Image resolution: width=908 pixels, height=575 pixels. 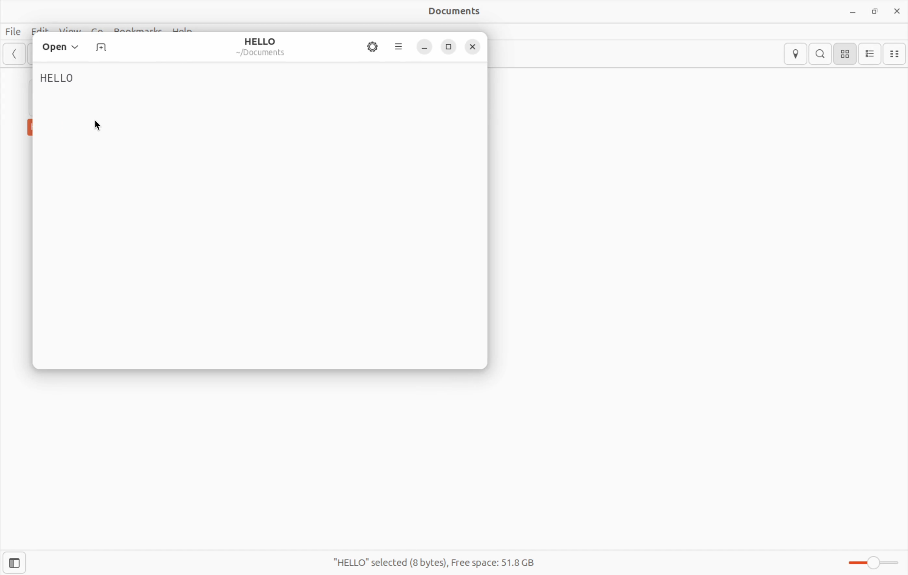 What do you see at coordinates (17, 28) in the screenshot?
I see `File` at bounding box center [17, 28].